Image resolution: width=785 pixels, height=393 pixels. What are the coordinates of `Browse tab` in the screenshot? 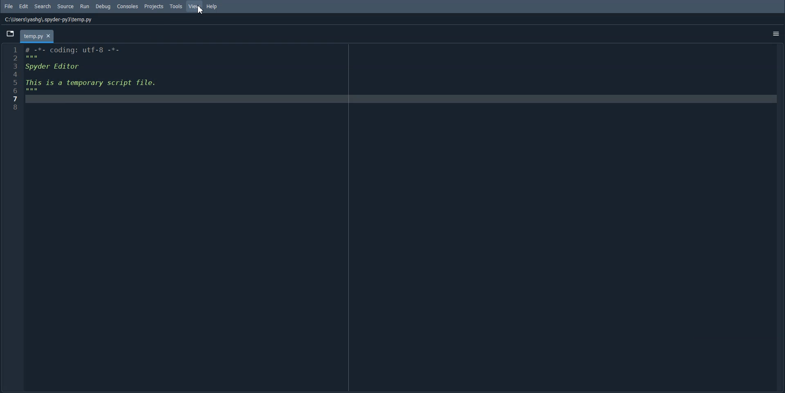 It's located at (10, 33).